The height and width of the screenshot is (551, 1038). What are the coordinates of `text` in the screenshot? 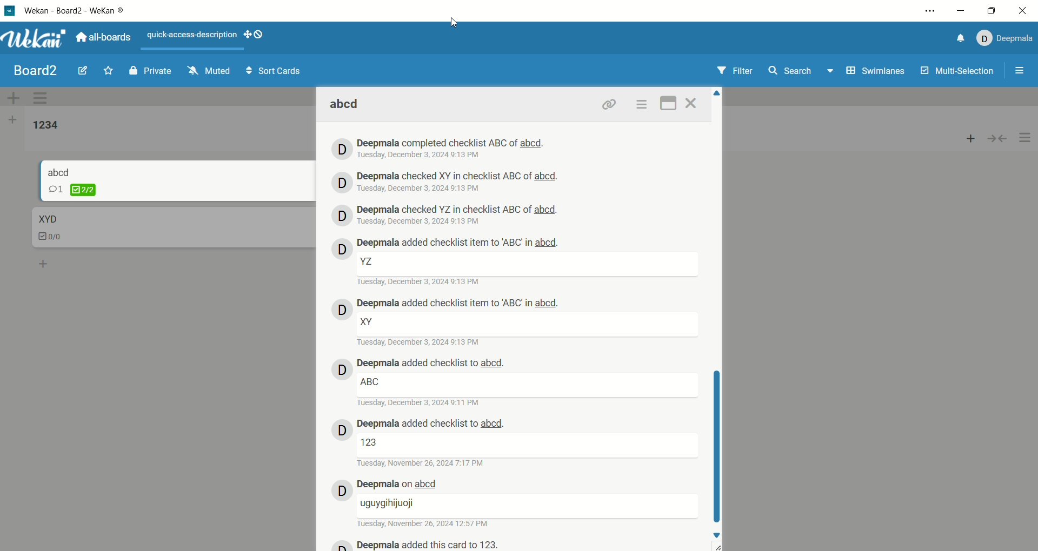 It's located at (368, 262).